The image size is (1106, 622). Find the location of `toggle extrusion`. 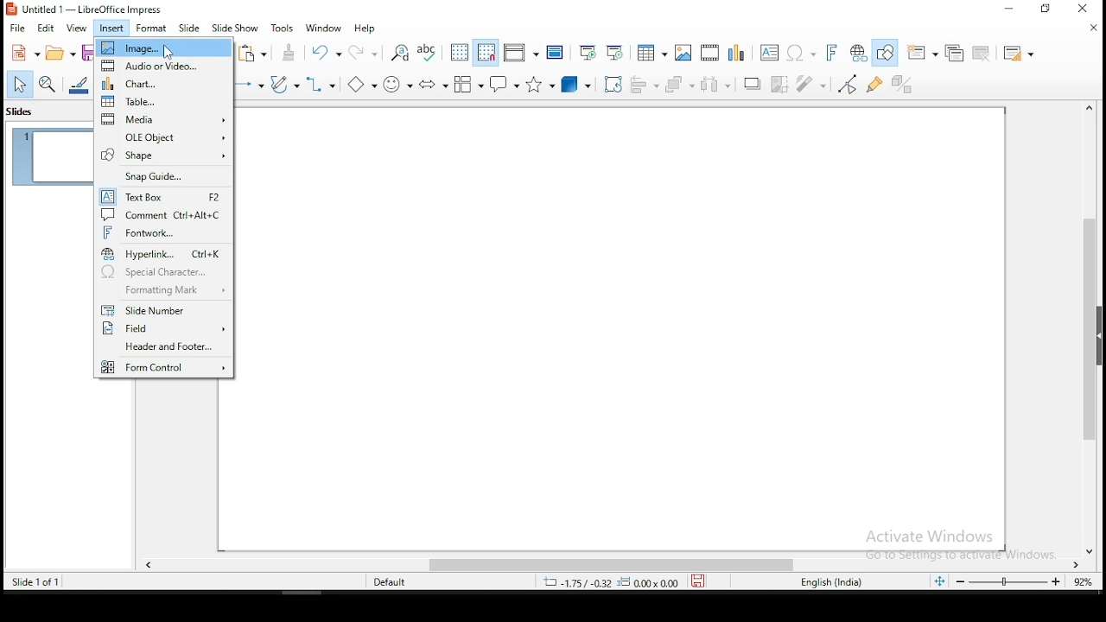

toggle extrusion is located at coordinates (903, 86).